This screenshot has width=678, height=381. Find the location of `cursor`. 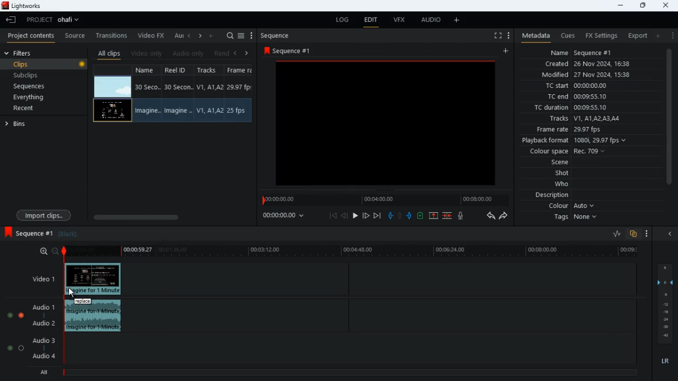

cursor is located at coordinates (73, 293).